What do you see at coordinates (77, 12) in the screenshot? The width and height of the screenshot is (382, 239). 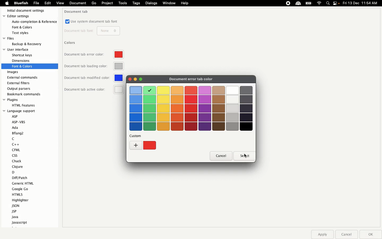 I see `Document tab` at bounding box center [77, 12].